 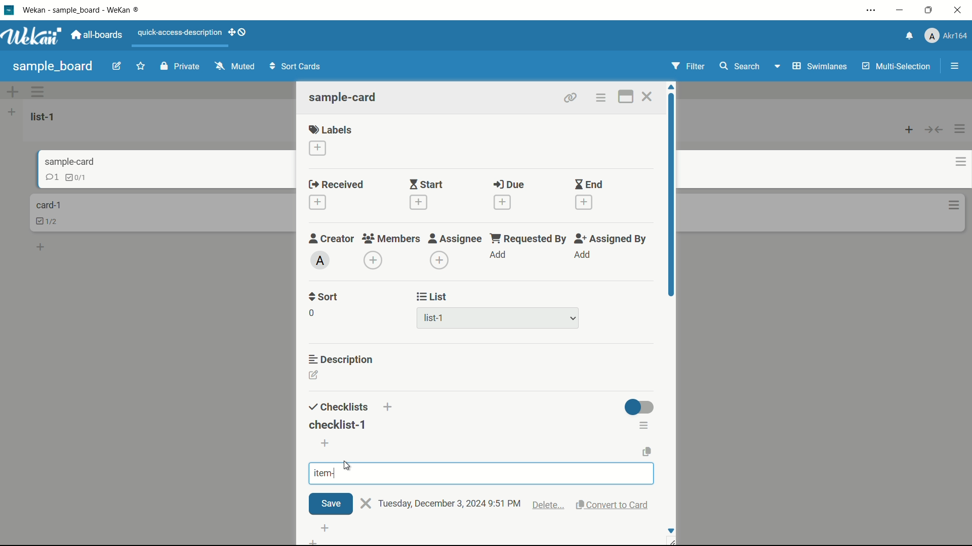 What do you see at coordinates (238, 32) in the screenshot?
I see `show-desktop-drag-handles` at bounding box center [238, 32].